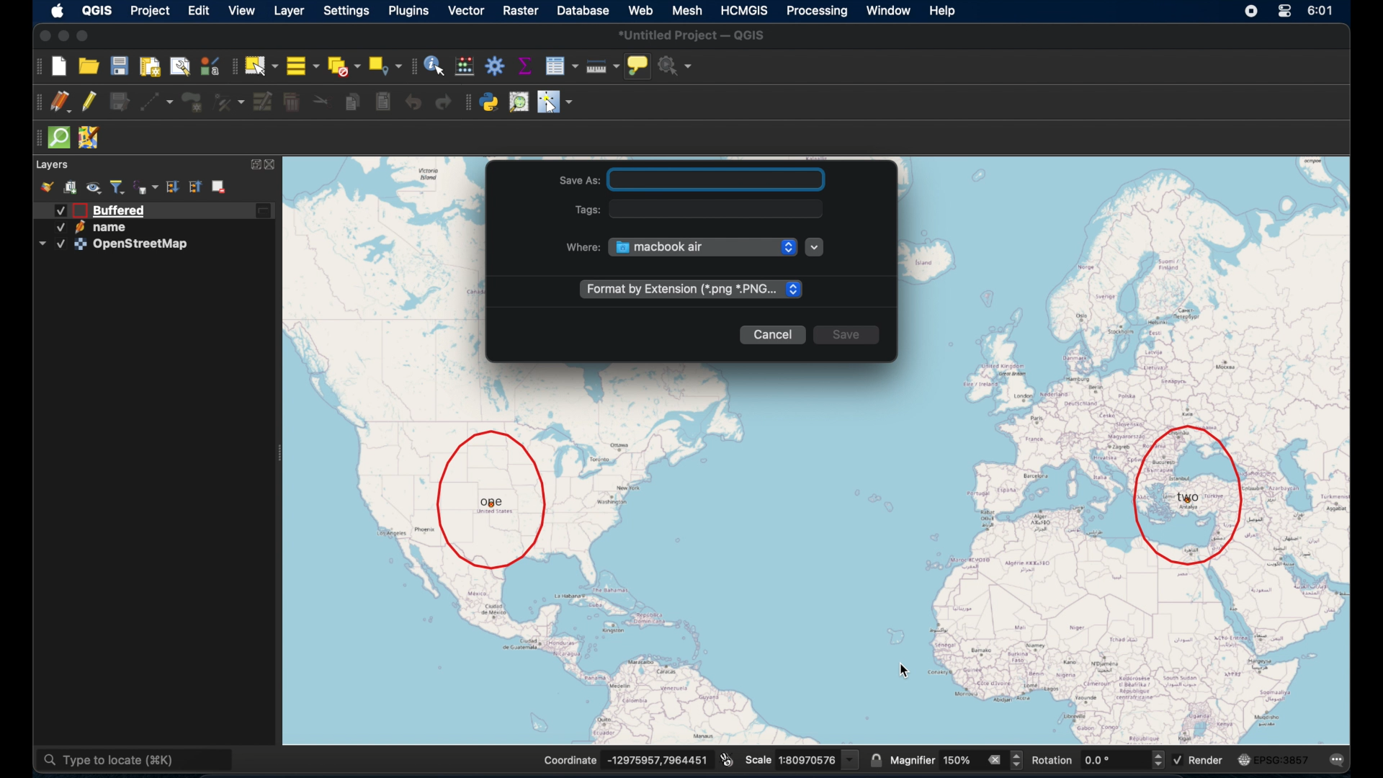  I want to click on quicksom, so click(59, 138).